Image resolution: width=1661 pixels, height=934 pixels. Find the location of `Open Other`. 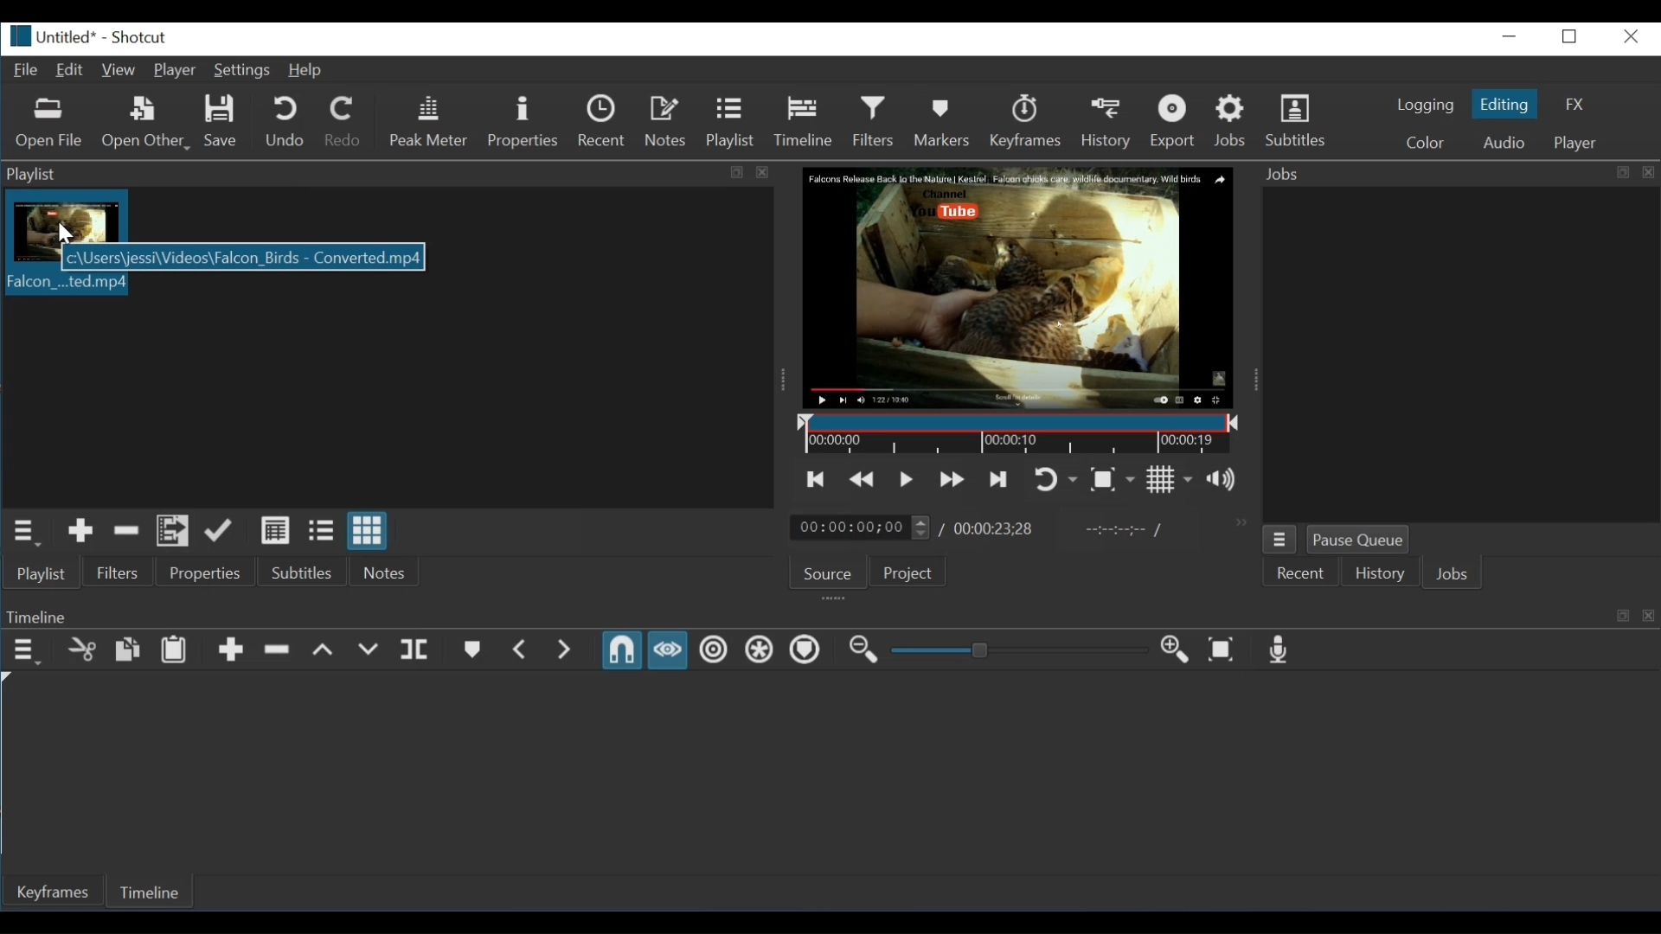

Open Other is located at coordinates (147, 124).